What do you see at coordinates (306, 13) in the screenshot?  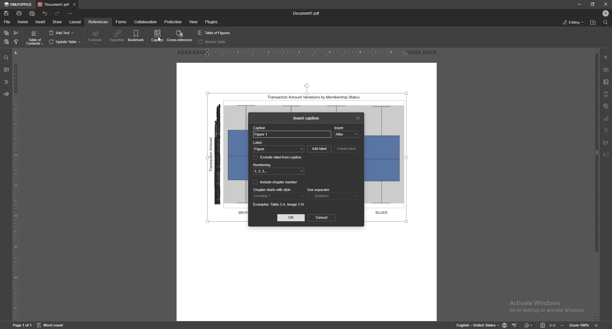 I see `file name` at bounding box center [306, 13].